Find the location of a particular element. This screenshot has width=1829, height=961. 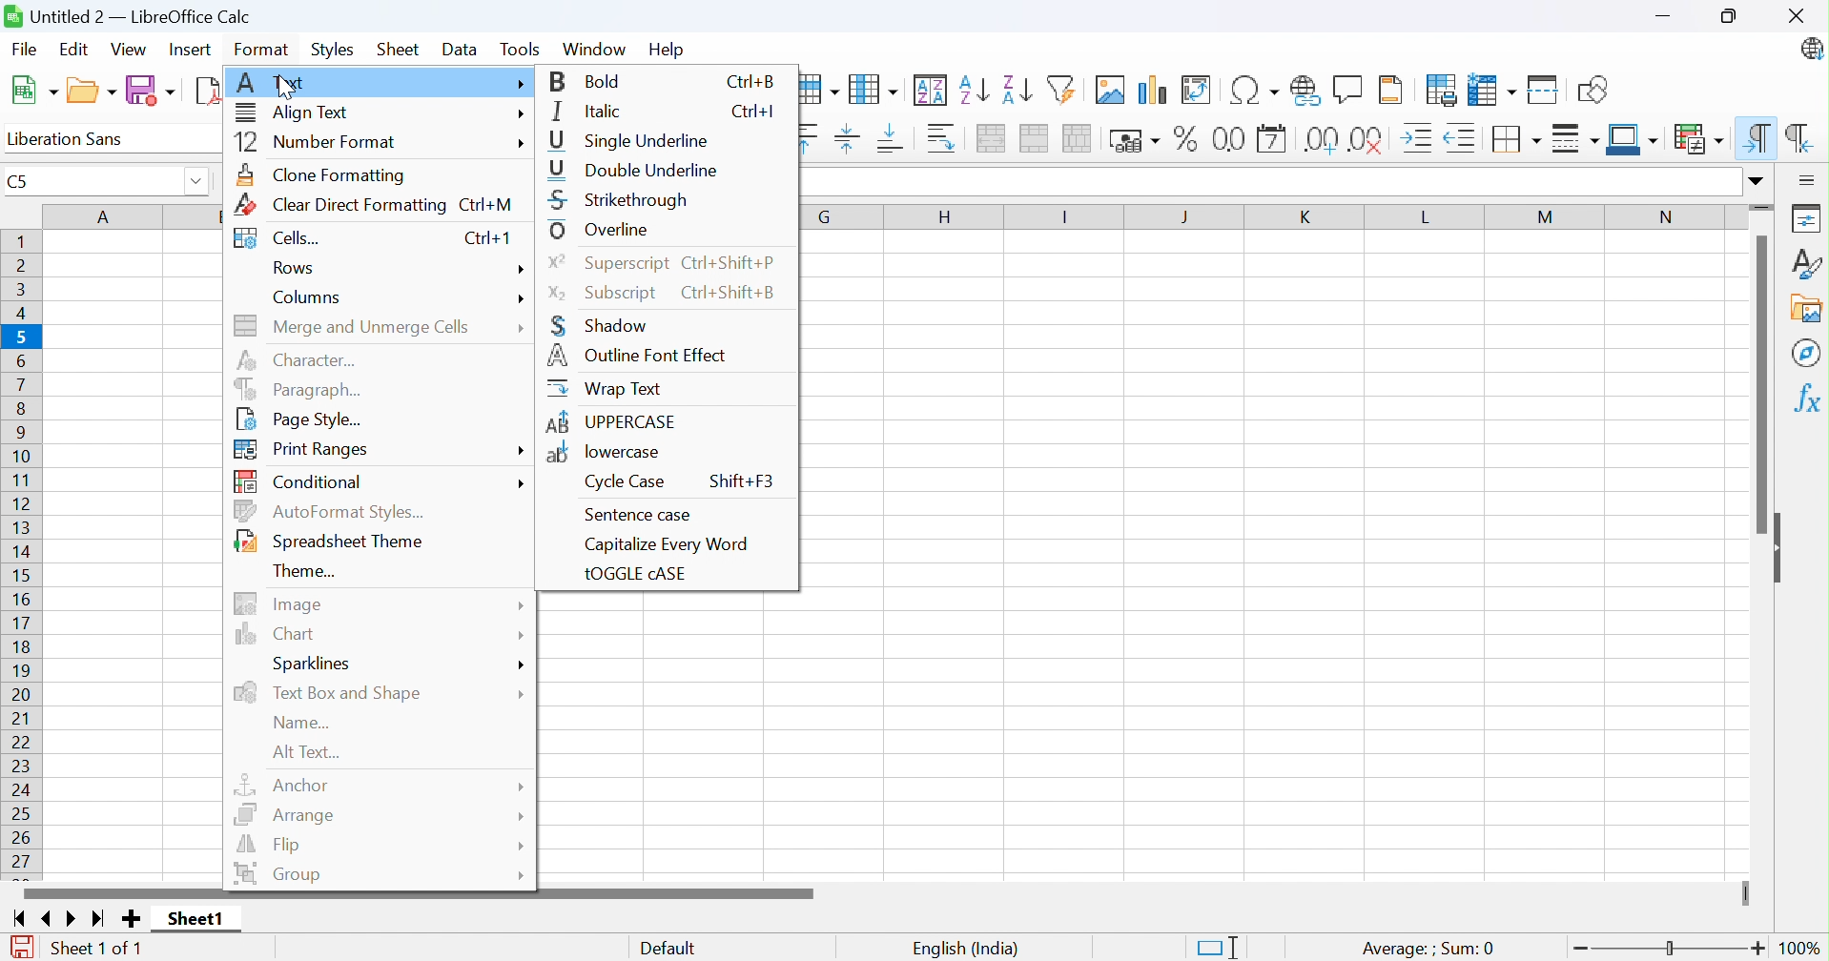

Sidebar settings is located at coordinates (1803, 180).